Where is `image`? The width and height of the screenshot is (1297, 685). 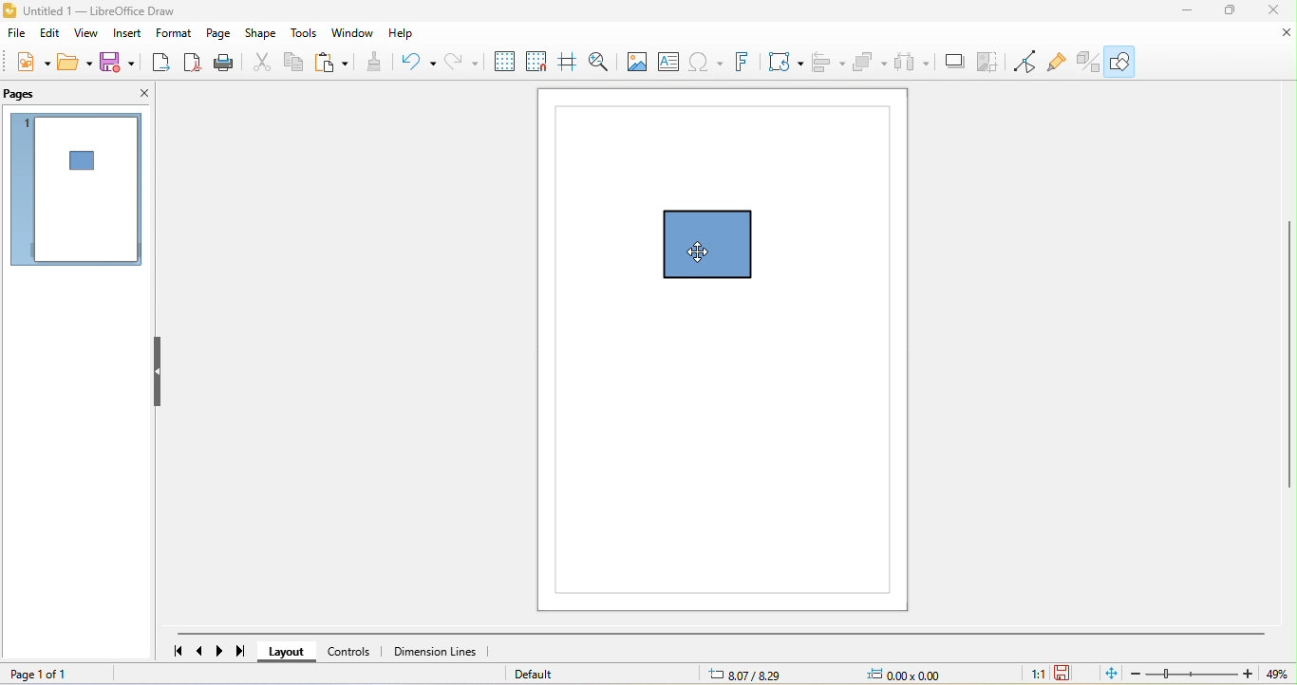 image is located at coordinates (636, 61).